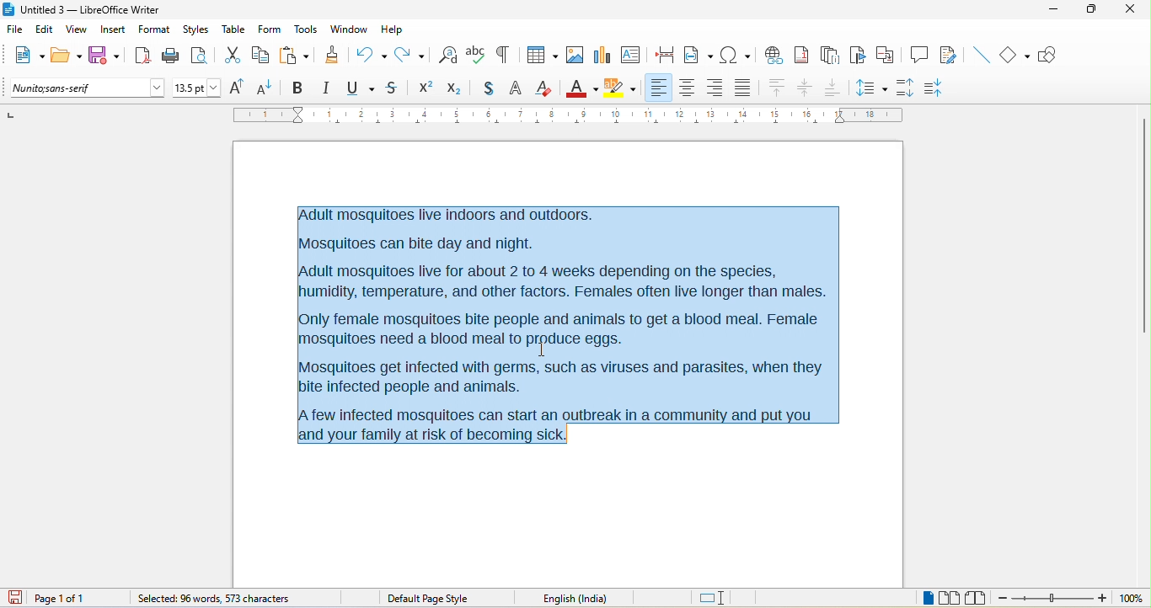  What do you see at coordinates (776, 88) in the screenshot?
I see `align top` at bounding box center [776, 88].